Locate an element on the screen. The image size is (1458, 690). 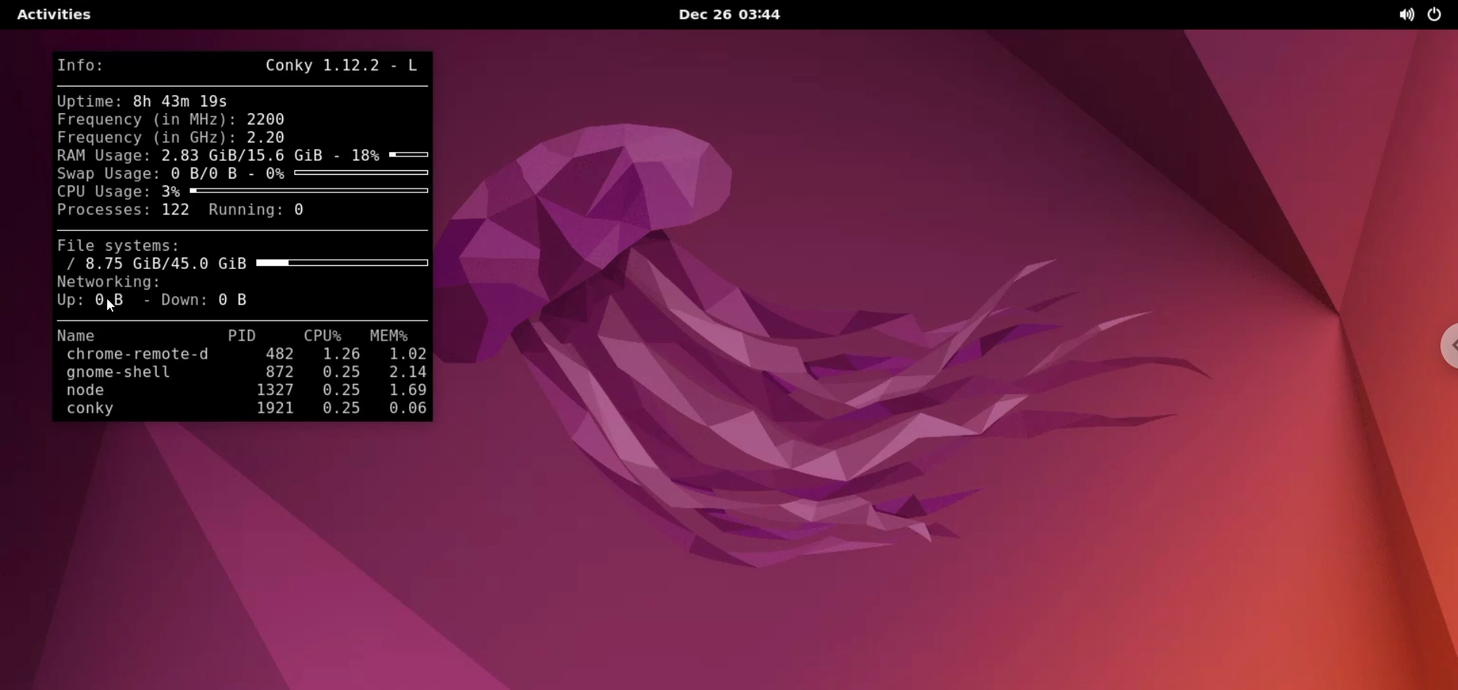
Networking: is located at coordinates (116, 282).